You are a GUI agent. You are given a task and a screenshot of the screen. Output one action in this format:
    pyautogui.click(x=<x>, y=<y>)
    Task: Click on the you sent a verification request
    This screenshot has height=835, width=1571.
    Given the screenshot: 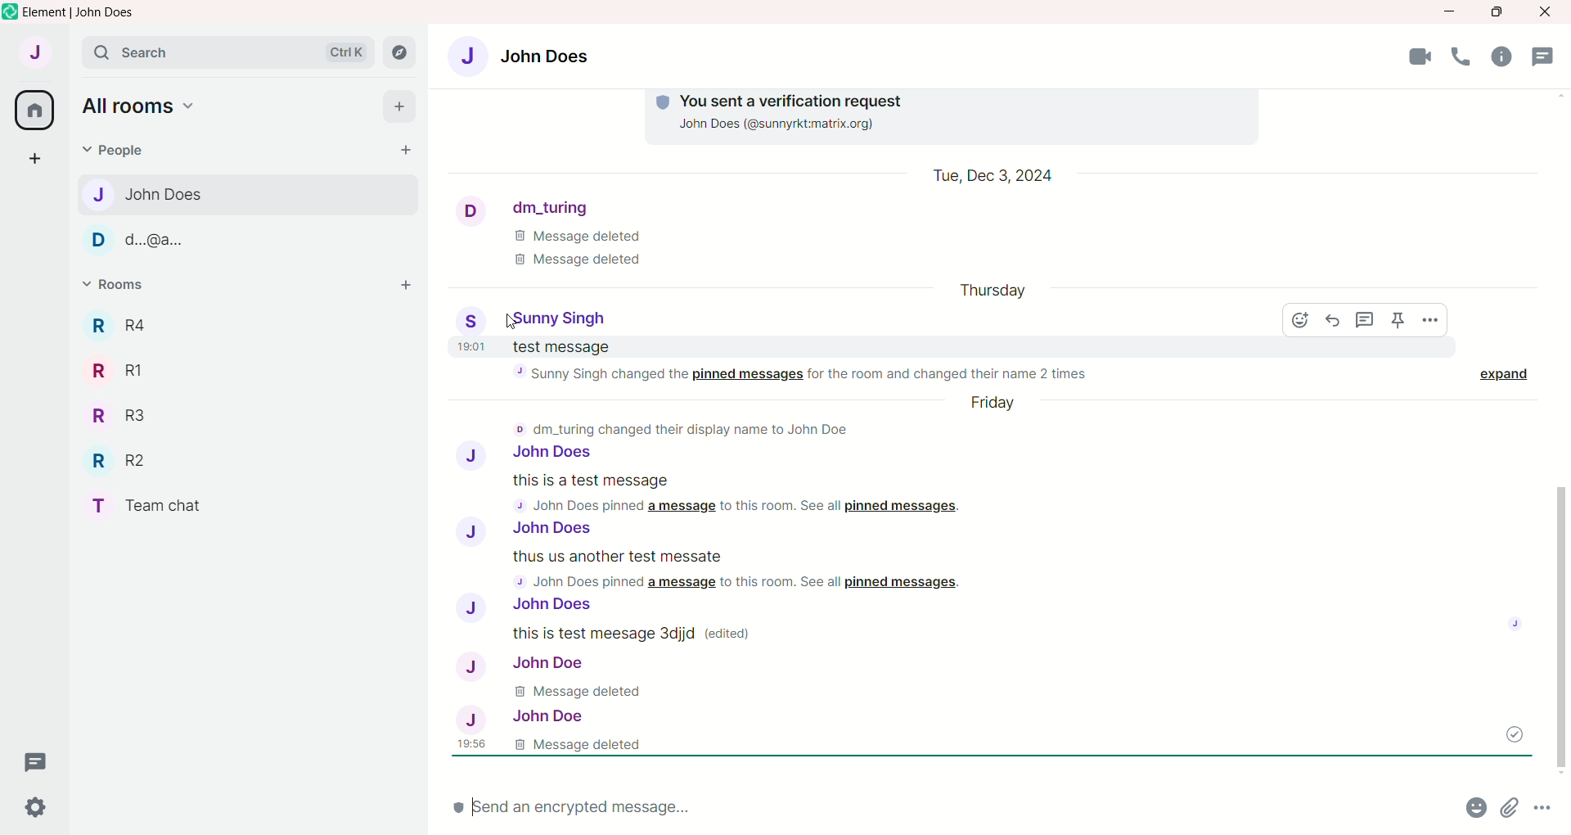 What is the action you would take?
    pyautogui.click(x=970, y=116)
    